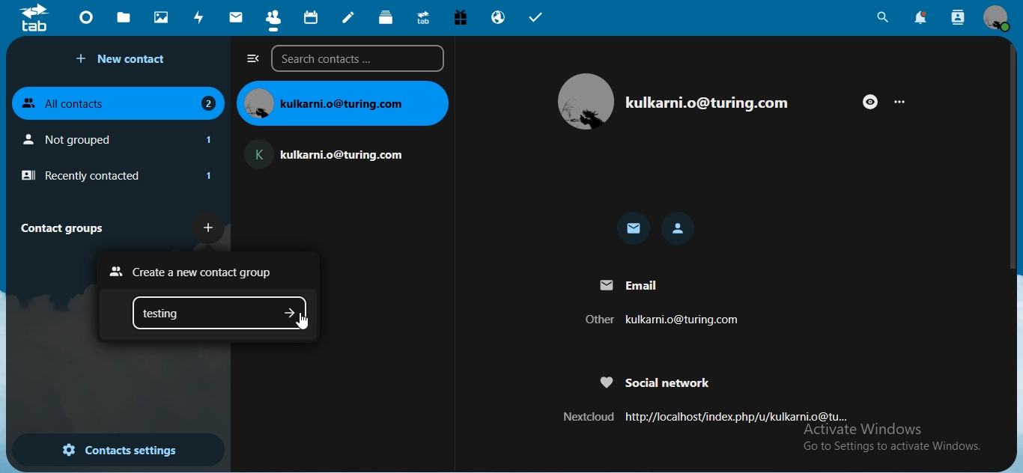 The width and height of the screenshot is (1023, 473). What do you see at coordinates (1014, 156) in the screenshot?
I see `scrollbar` at bounding box center [1014, 156].